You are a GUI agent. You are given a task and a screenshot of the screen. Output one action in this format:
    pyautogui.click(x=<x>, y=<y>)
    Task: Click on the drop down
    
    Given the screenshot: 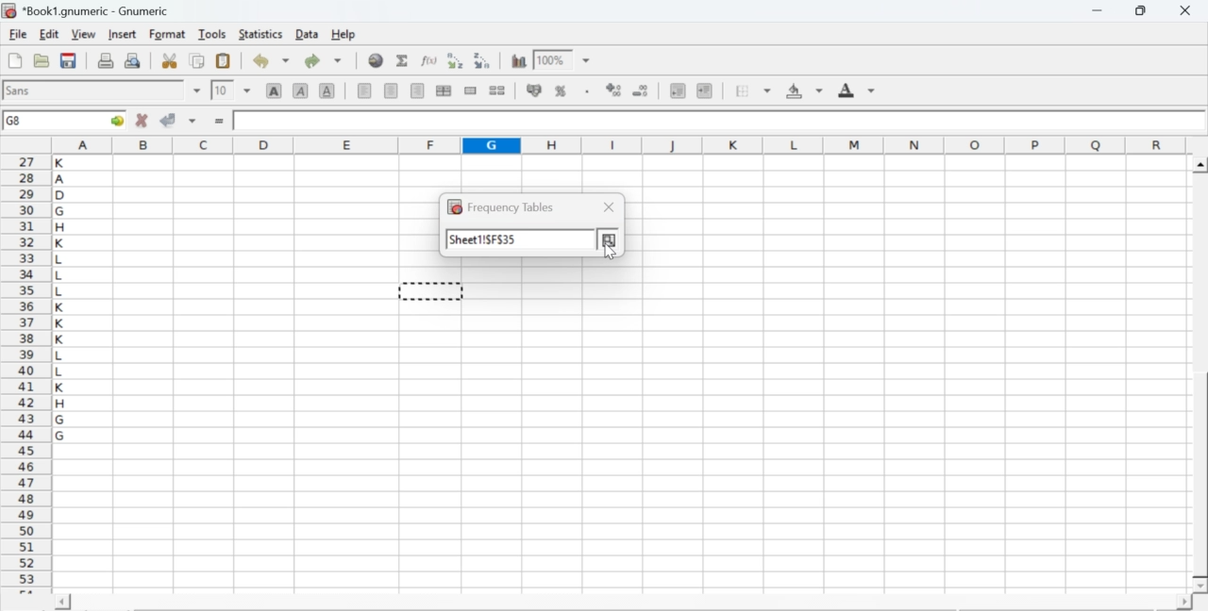 What is the action you would take?
    pyautogui.click(x=198, y=91)
    